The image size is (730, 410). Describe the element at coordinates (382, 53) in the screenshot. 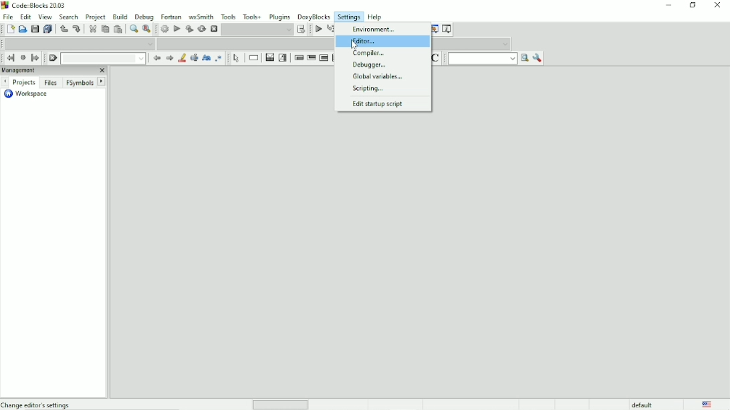

I see `Compiler` at that location.